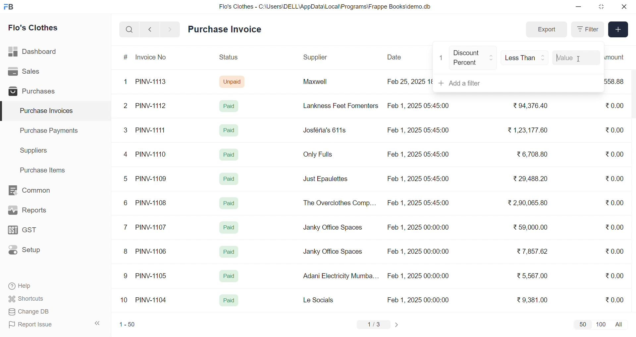 The height and width of the screenshot is (337, 636). I want to click on ₹0.00, so click(616, 226).